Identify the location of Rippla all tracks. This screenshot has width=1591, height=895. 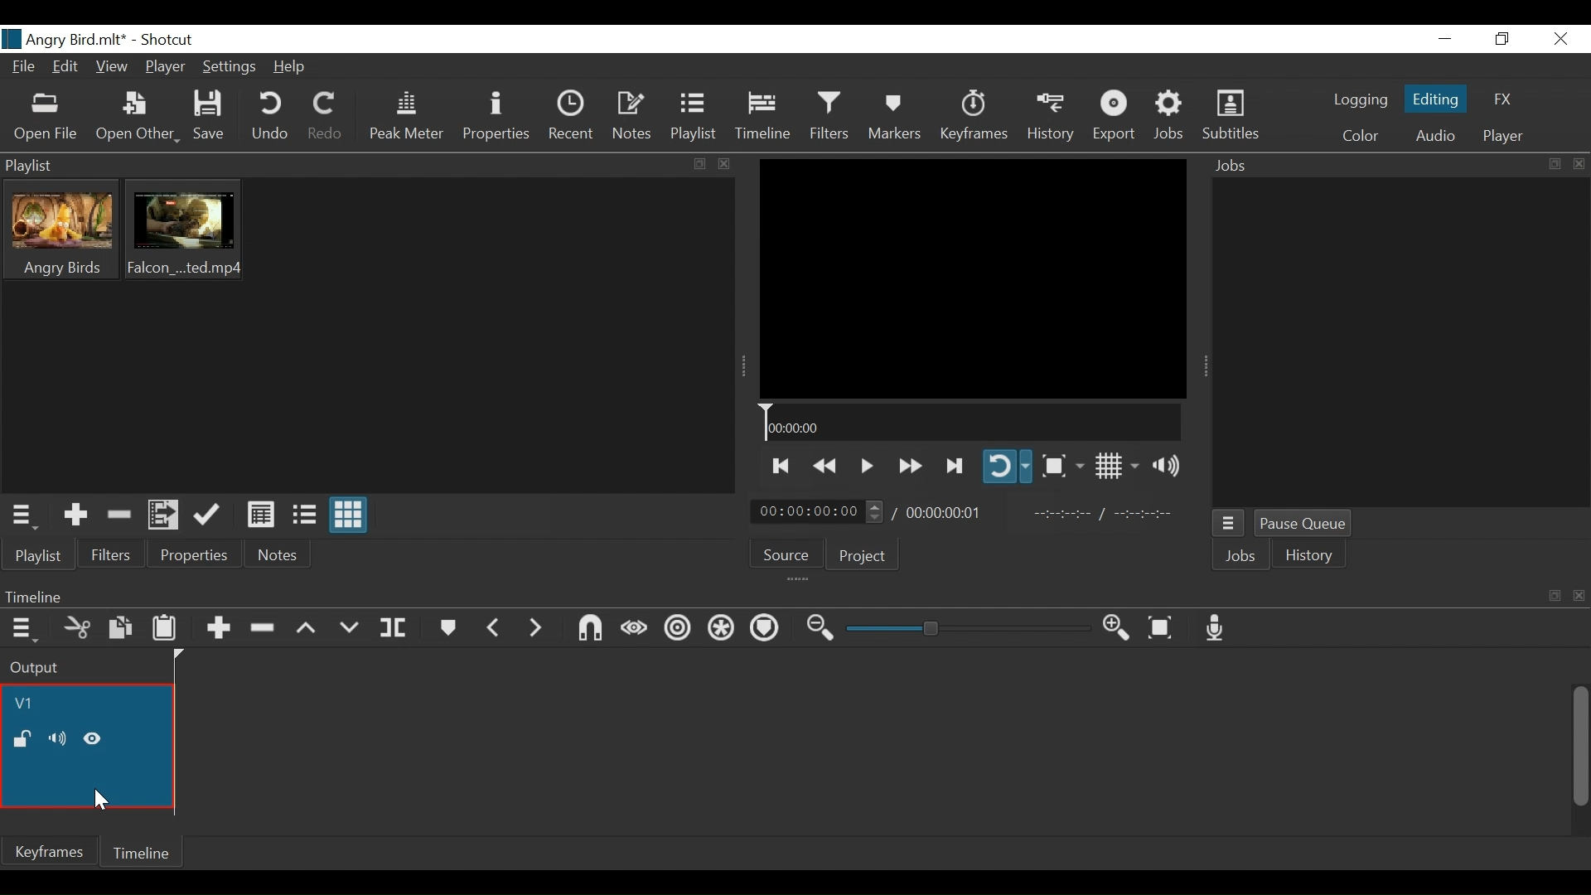
(722, 630).